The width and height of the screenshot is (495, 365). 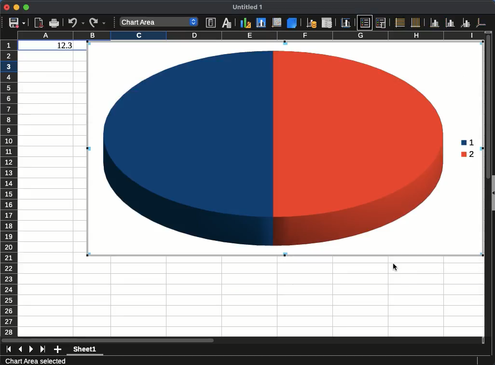 I want to click on Sheet1, so click(x=85, y=350).